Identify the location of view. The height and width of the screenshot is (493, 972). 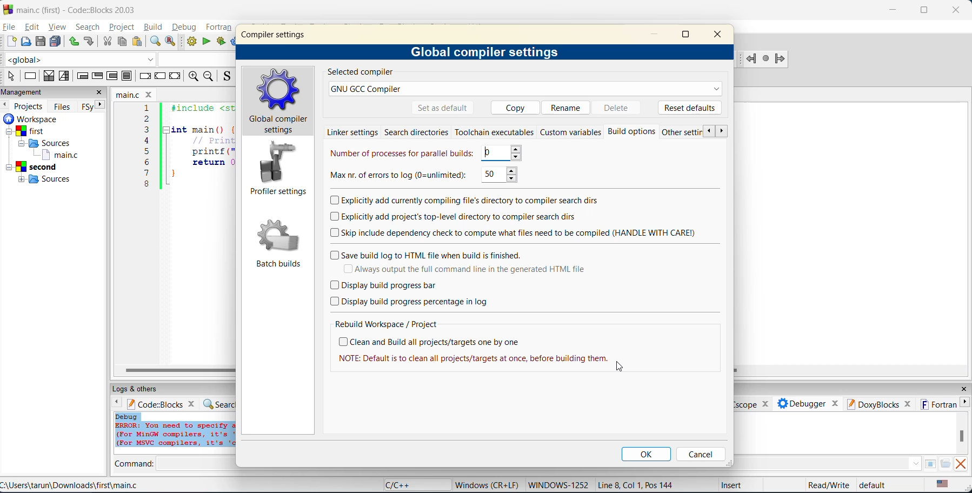
(58, 26).